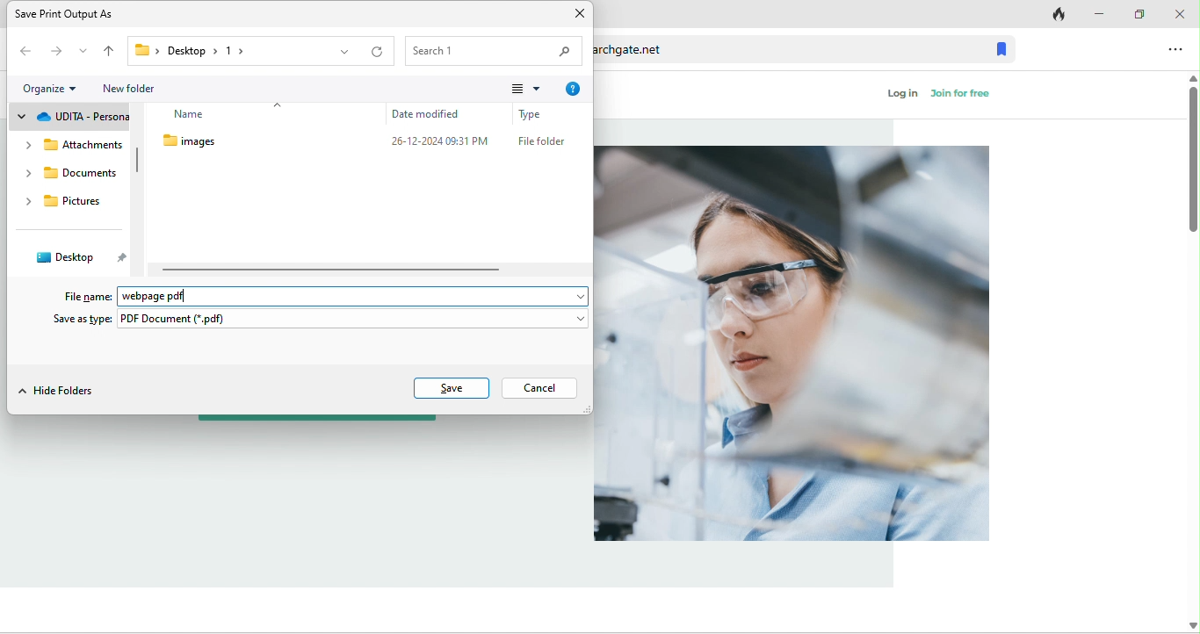 The image size is (1200, 634). What do you see at coordinates (576, 15) in the screenshot?
I see `close` at bounding box center [576, 15].